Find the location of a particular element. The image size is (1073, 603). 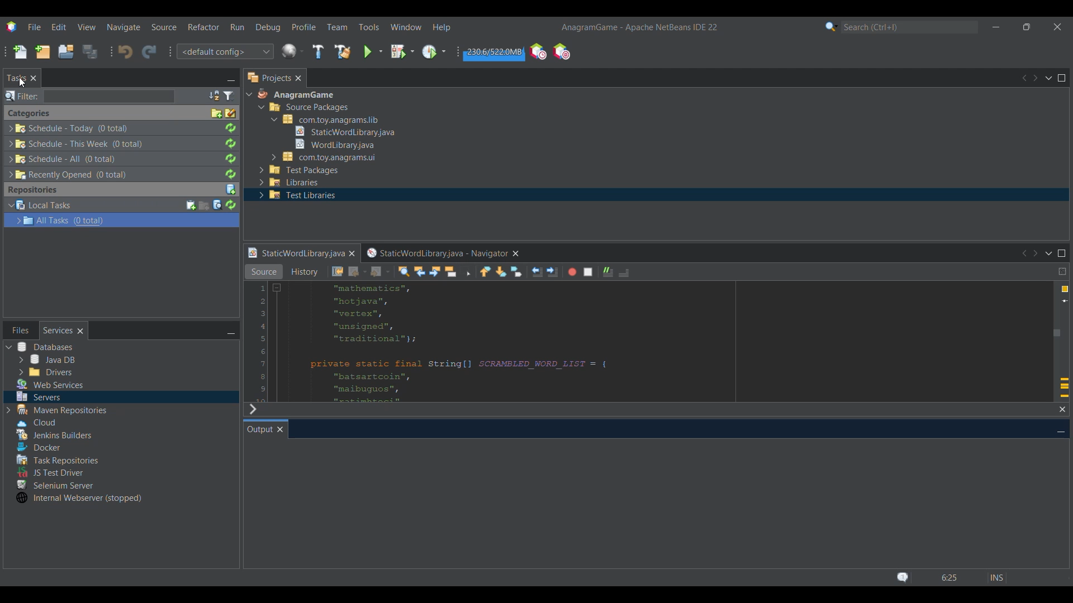

Click to force garbage collection is located at coordinates (493, 52).